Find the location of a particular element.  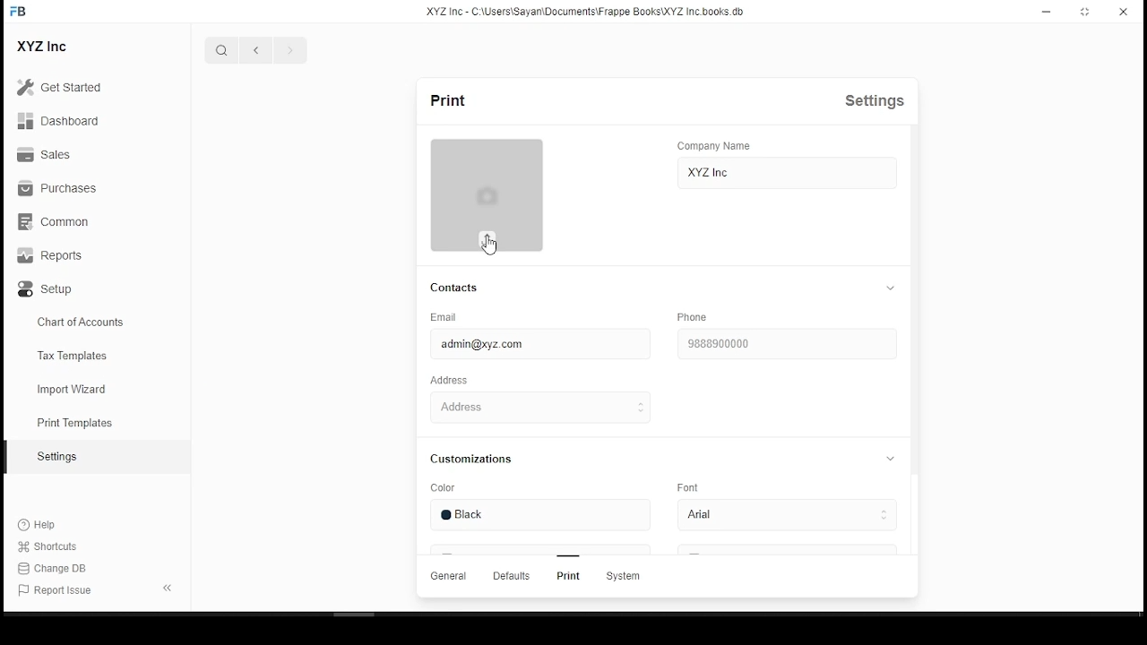

search is located at coordinates (220, 50).